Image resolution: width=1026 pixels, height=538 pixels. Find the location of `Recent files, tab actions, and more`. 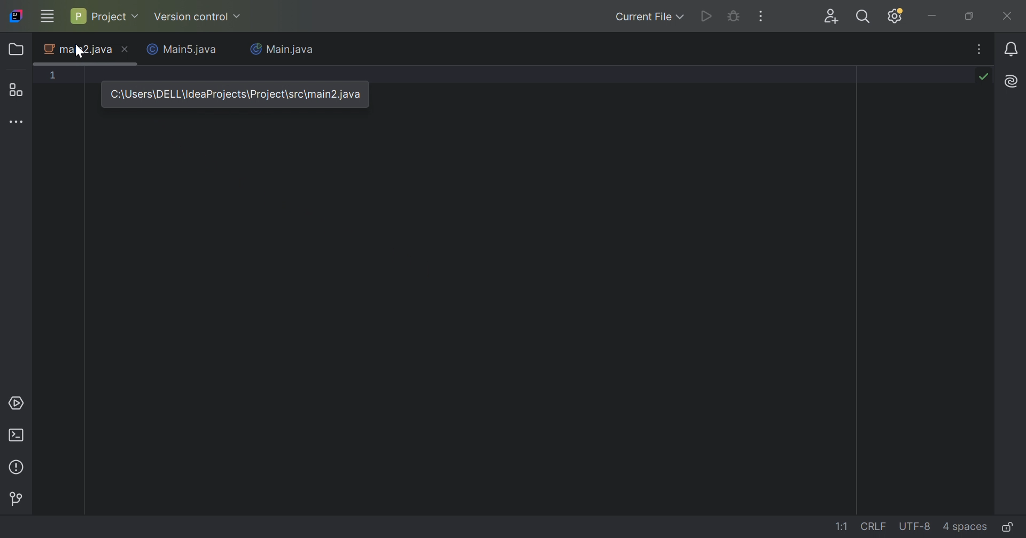

Recent files, tab actions, and more is located at coordinates (981, 49).